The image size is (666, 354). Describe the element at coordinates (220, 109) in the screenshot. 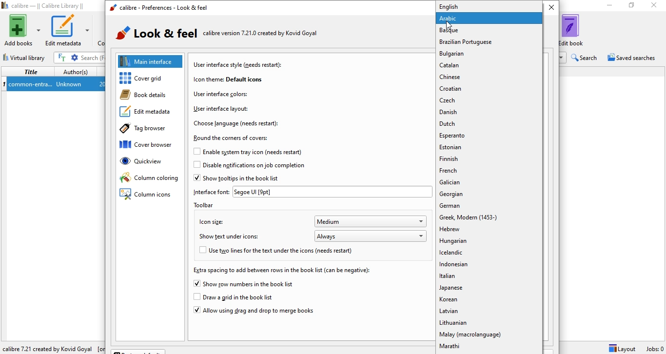

I see `user interface layout` at that location.